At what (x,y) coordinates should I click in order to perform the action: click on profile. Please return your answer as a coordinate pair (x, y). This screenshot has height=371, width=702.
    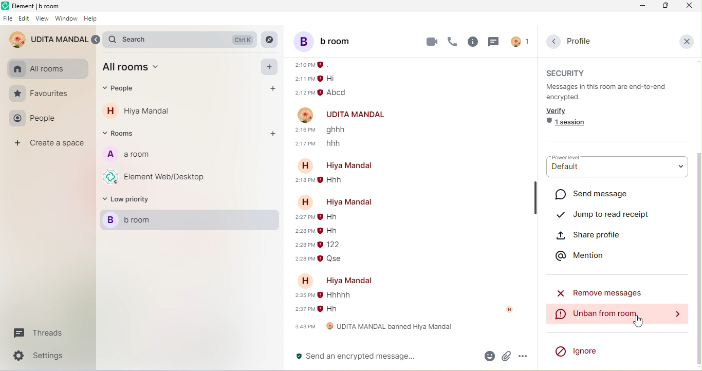
    Looking at the image, I should click on (578, 41).